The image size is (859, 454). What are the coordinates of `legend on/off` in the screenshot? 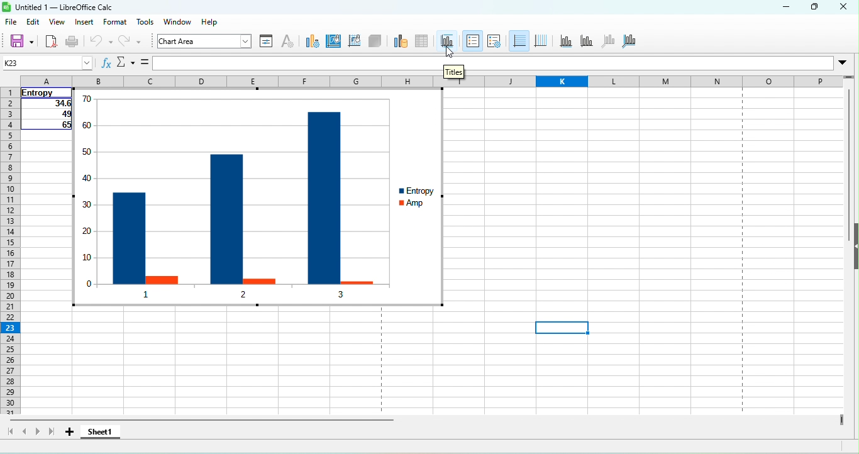 It's located at (473, 41).